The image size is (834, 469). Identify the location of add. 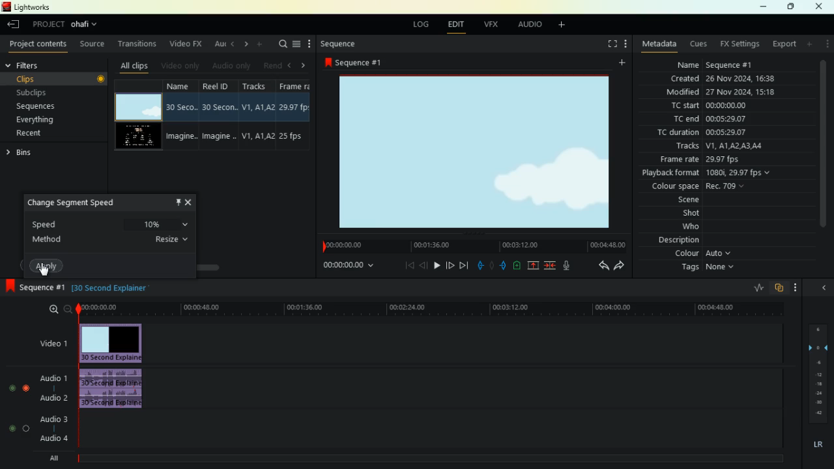
(811, 44).